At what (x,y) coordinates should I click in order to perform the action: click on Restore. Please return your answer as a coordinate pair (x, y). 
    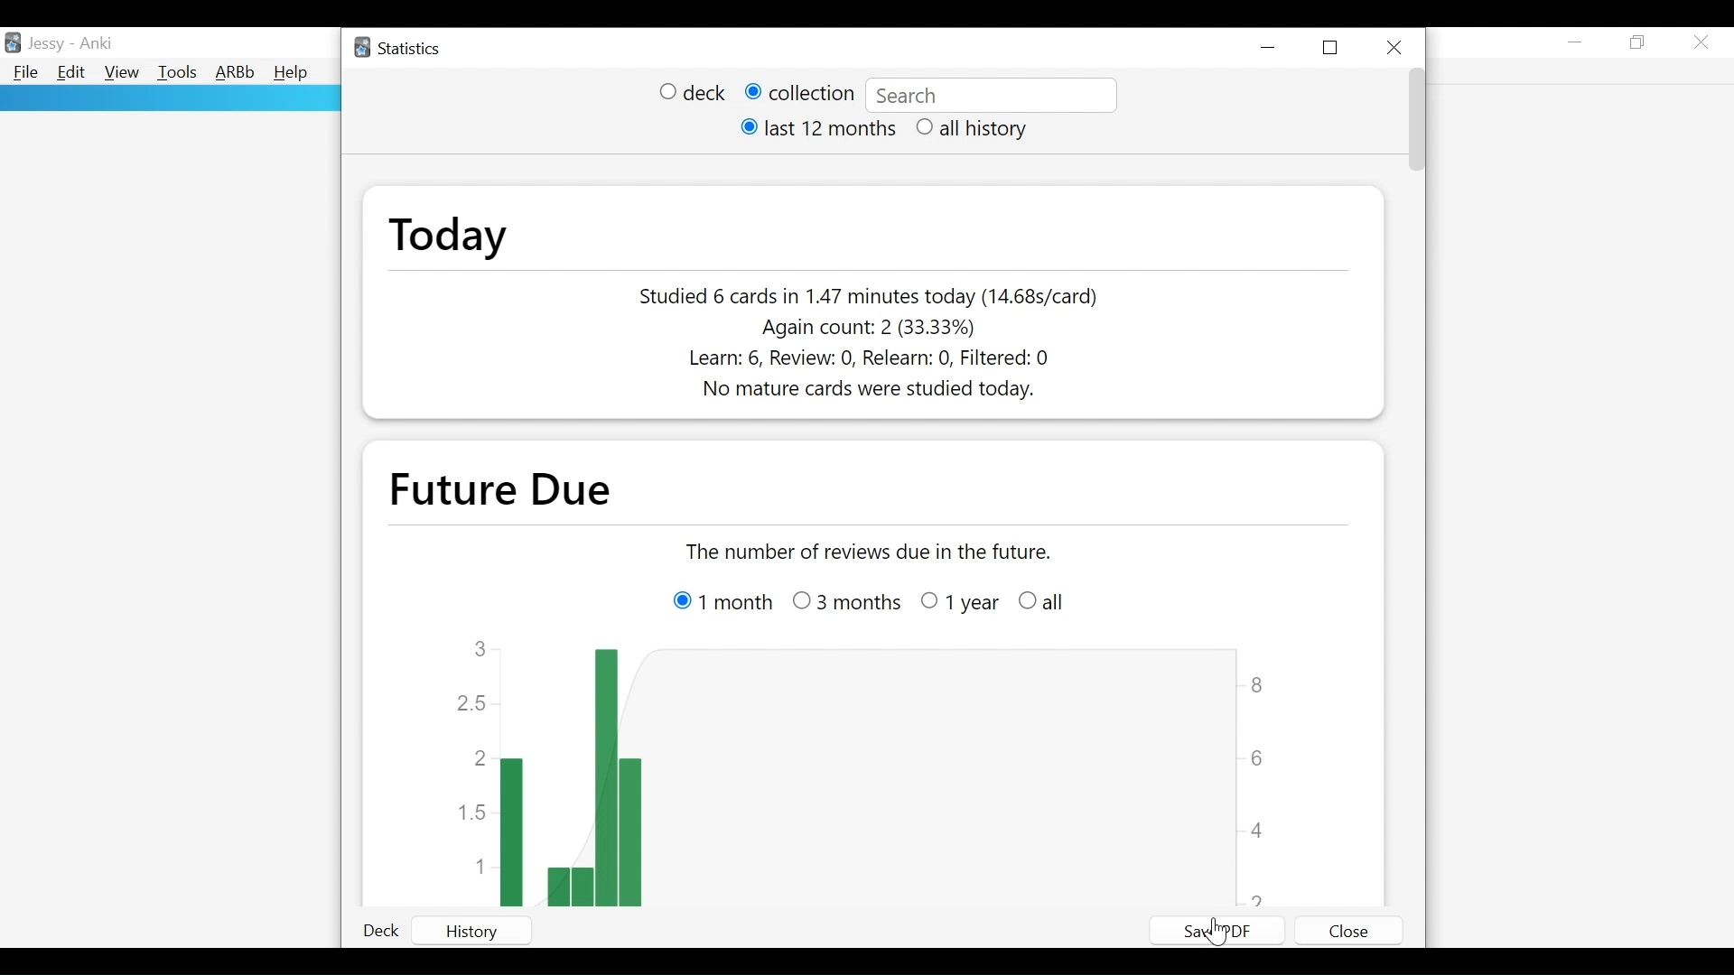
    Looking at the image, I should click on (1334, 47).